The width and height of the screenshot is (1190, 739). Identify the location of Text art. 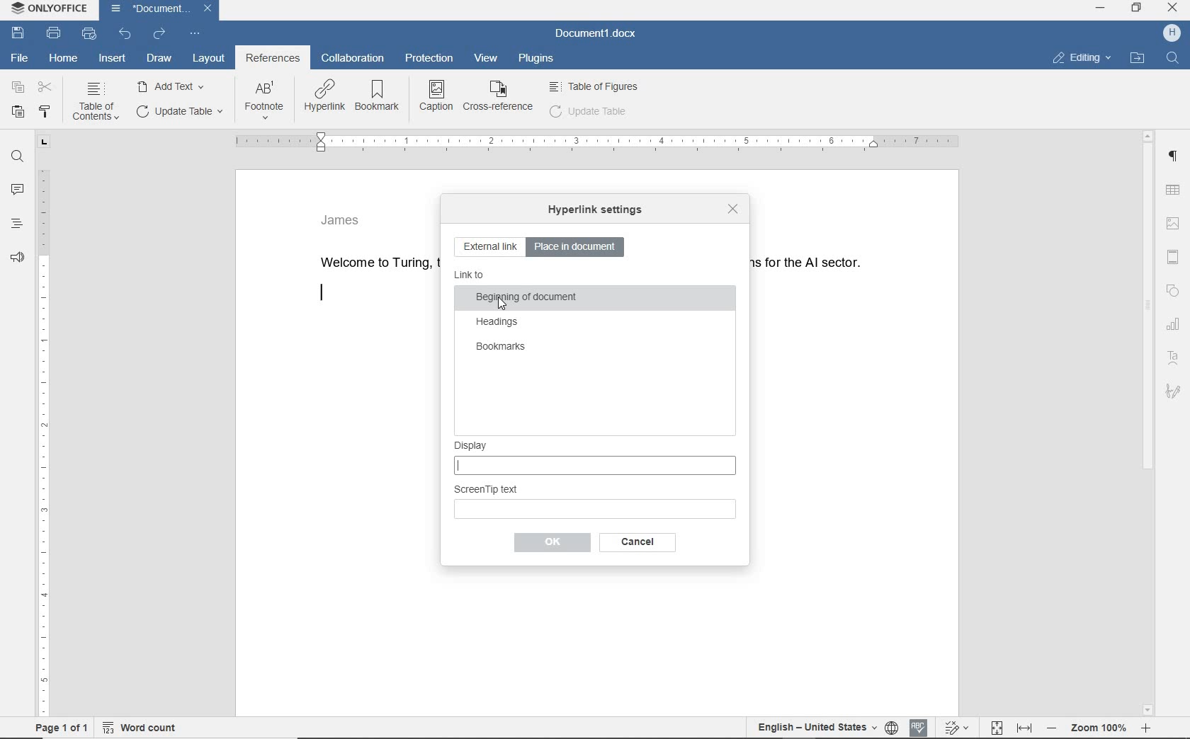
(1177, 357).